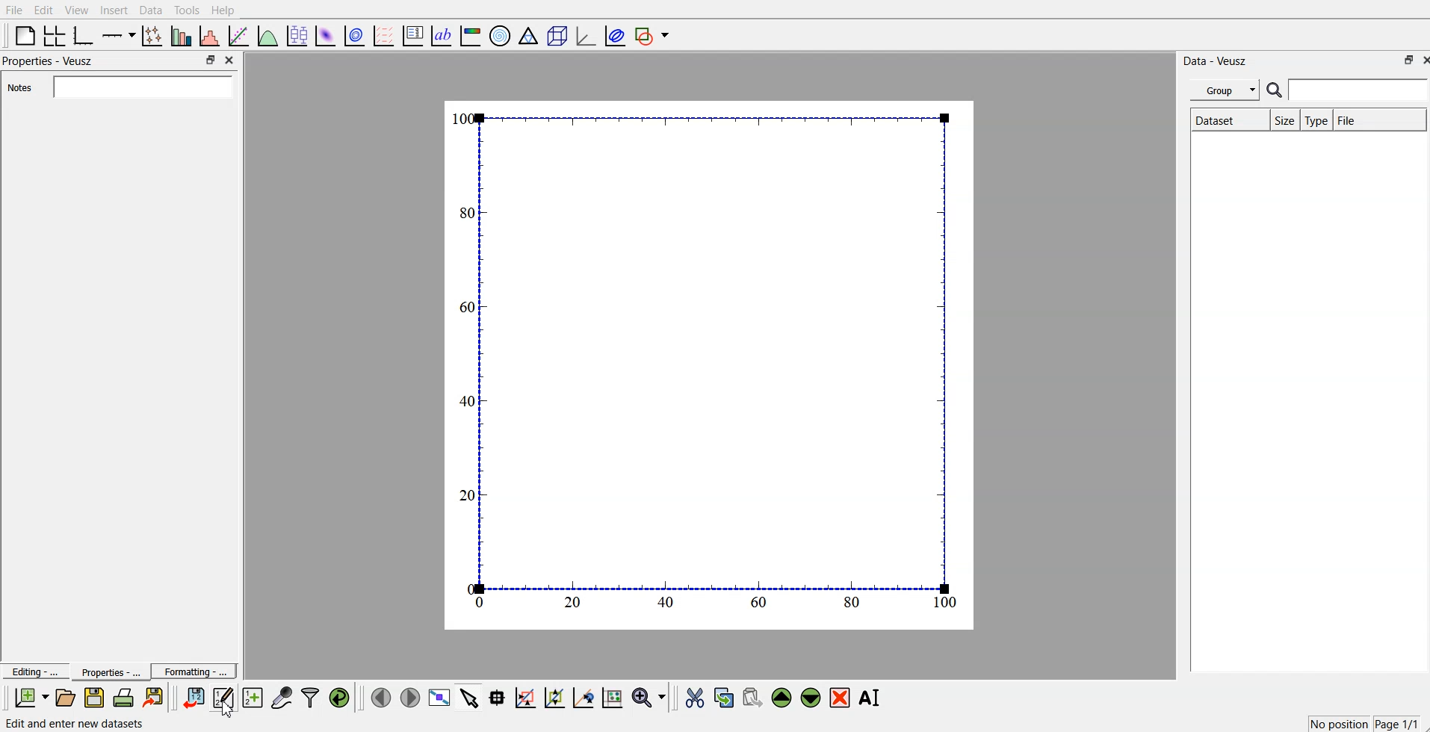 The width and height of the screenshot is (1430, 732). Describe the element at coordinates (312, 697) in the screenshot. I see `Filter data` at that location.